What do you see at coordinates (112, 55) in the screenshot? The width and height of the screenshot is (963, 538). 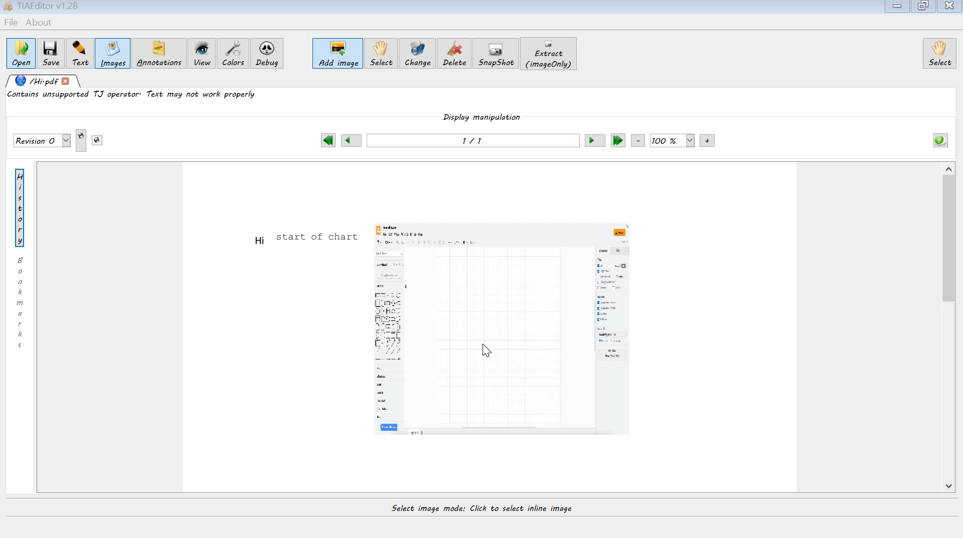 I see `images` at bounding box center [112, 55].